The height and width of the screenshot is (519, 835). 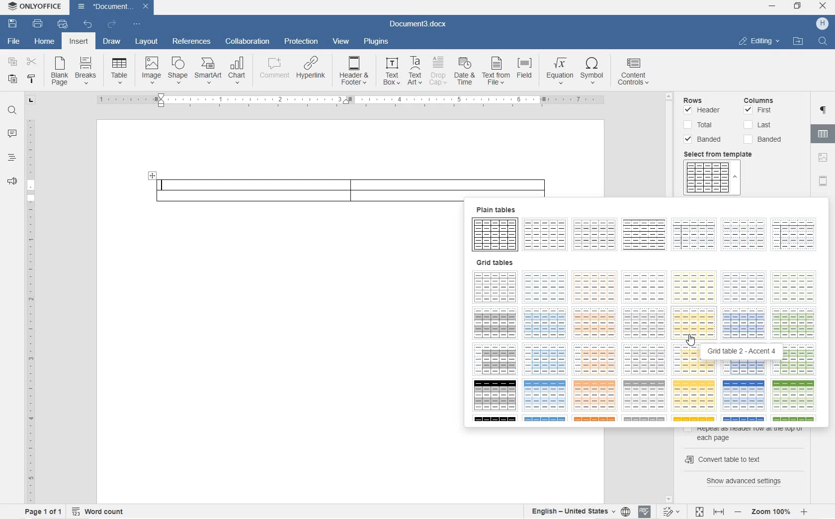 What do you see at coordinates (705, 111) in the screenshot?
I see `Header` at bounding box center [705, 111].